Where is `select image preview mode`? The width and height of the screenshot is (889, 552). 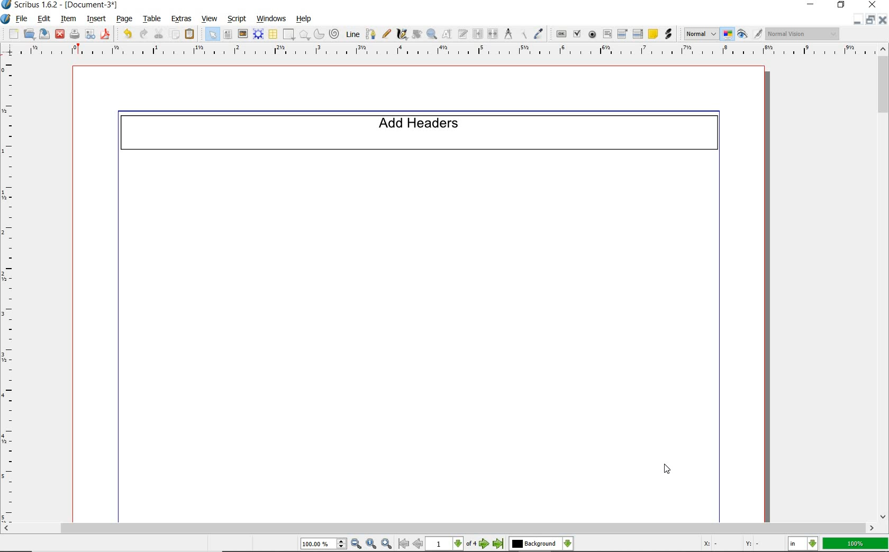 select image preview mode is located at coordinates (701, 33).